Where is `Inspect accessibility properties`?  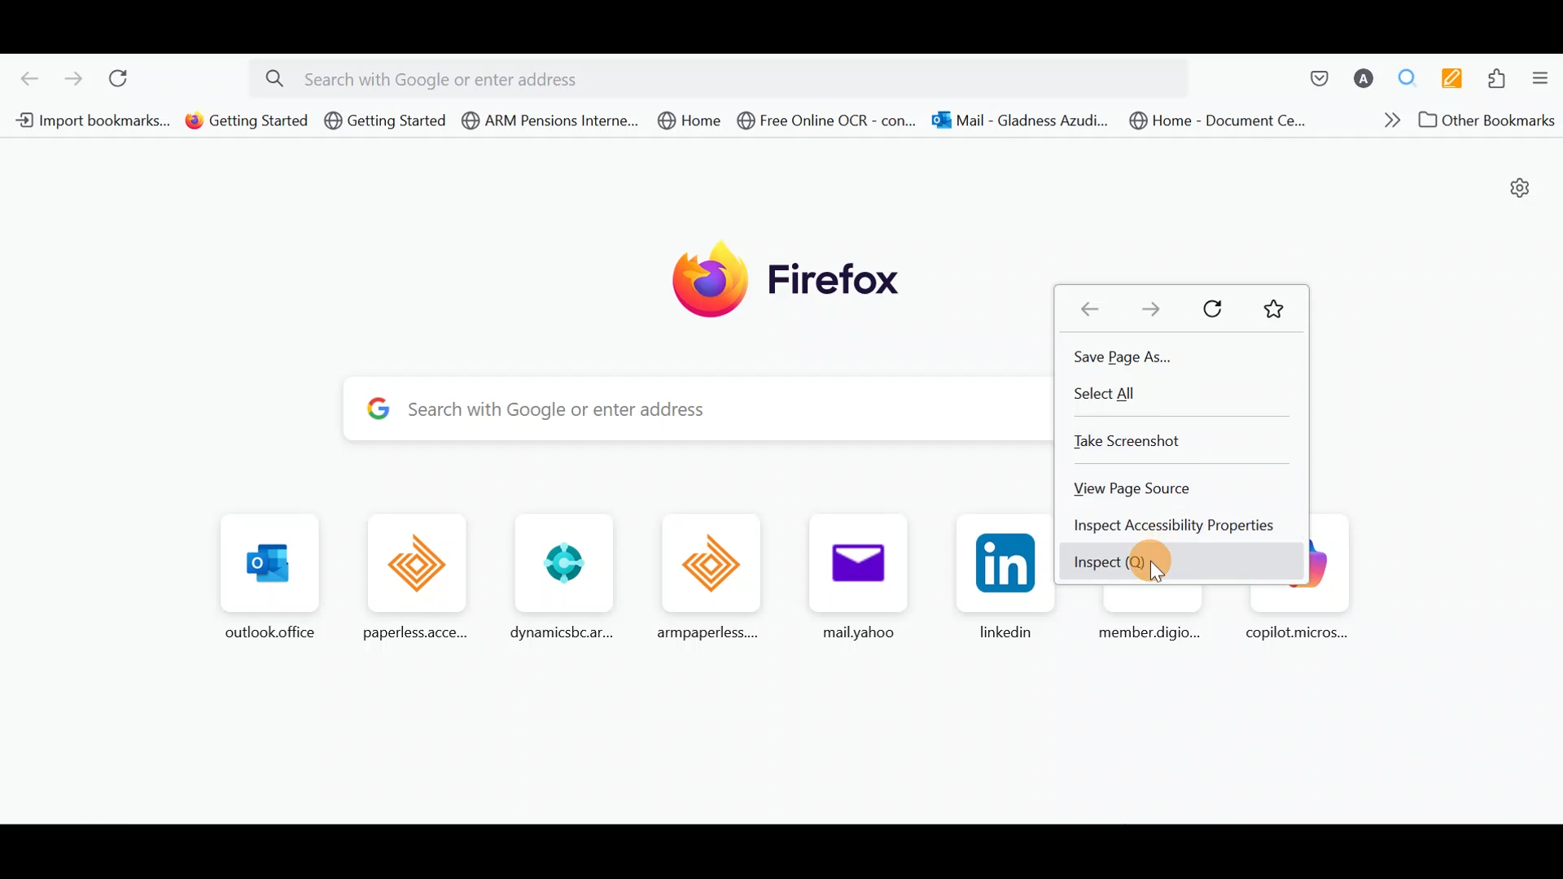
Inspect accessibility properties is located at coordinates (1173, 523).